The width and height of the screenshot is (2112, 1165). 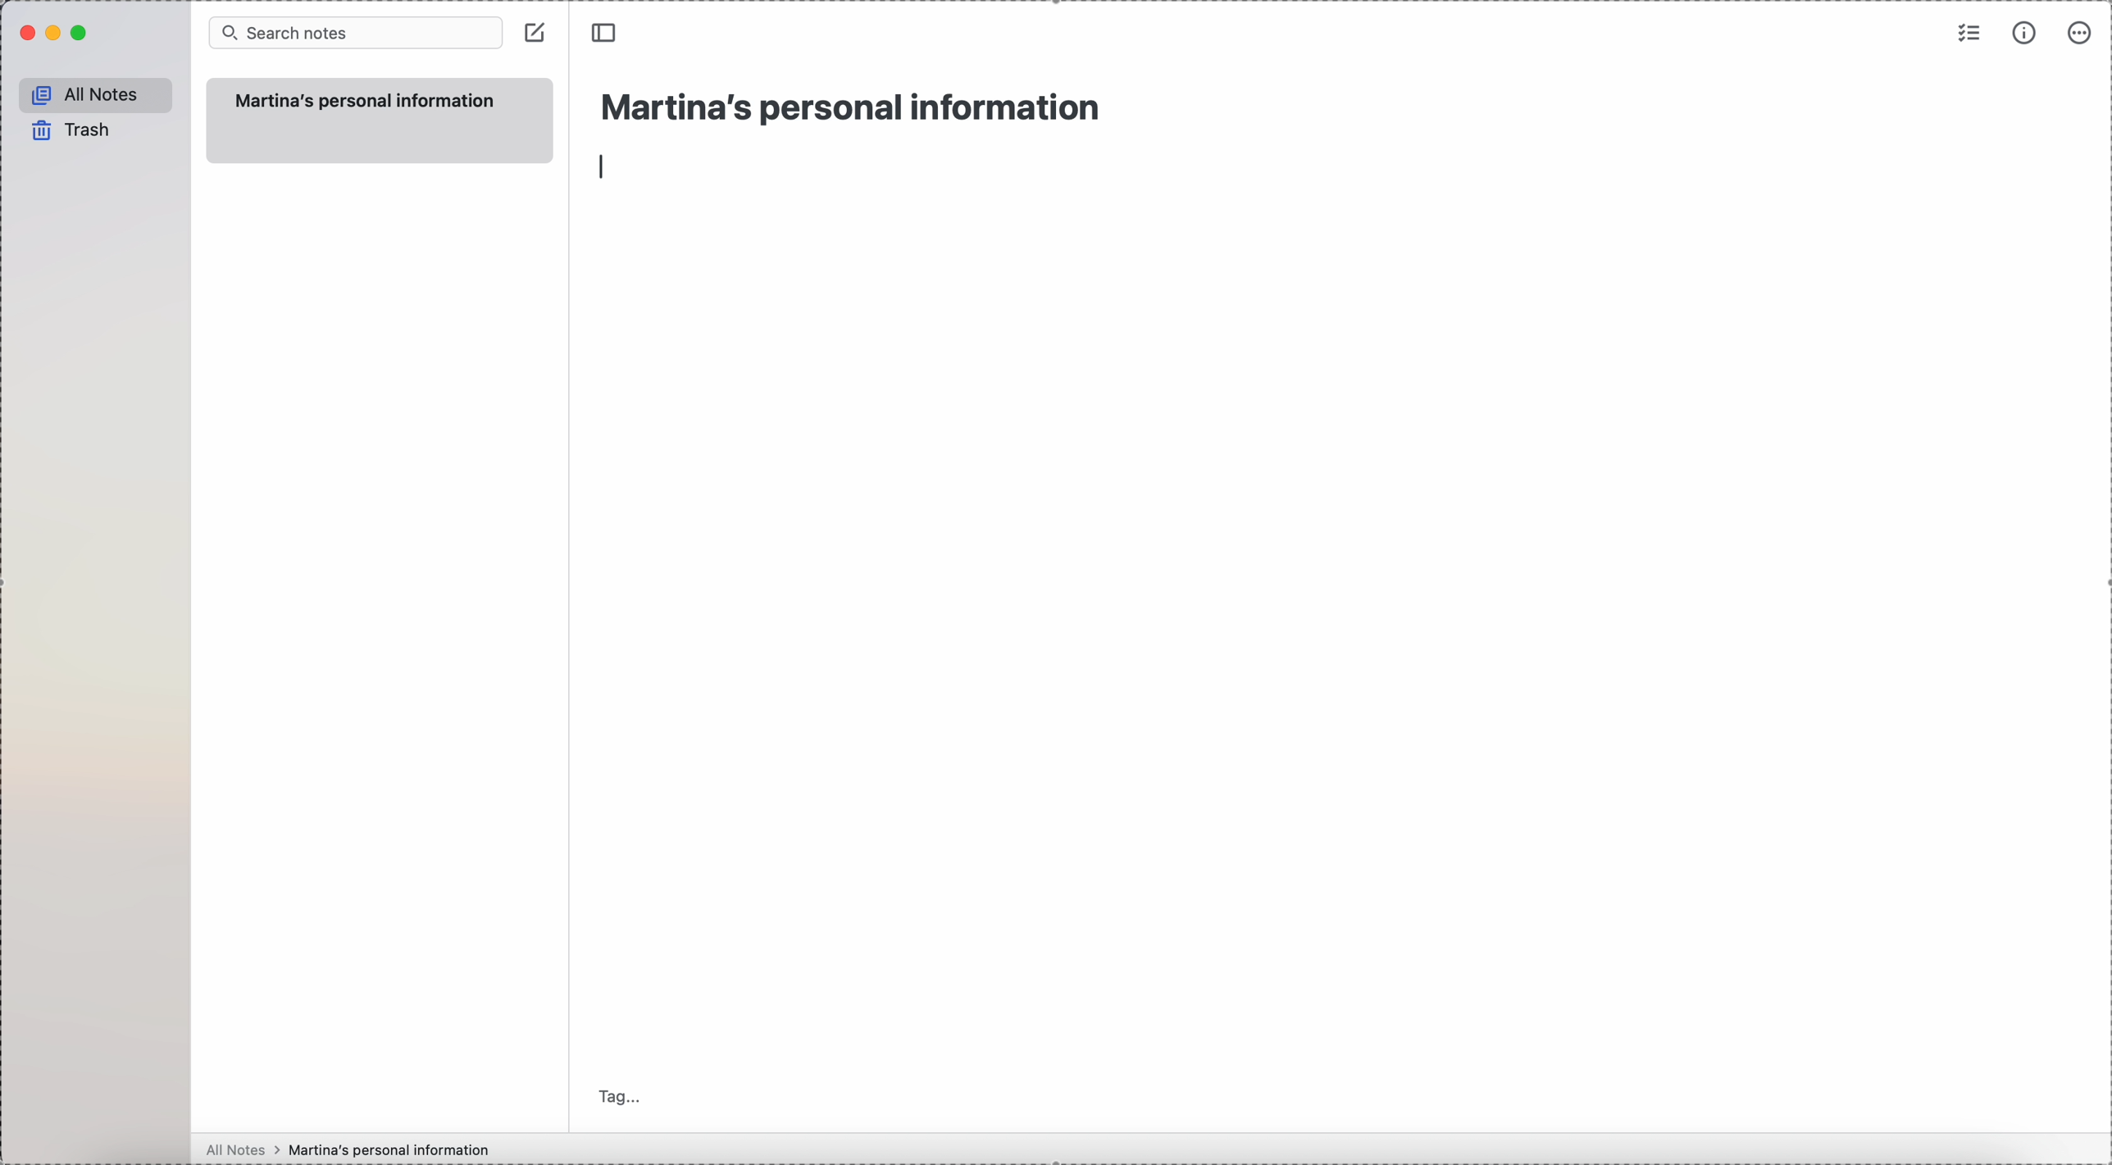 What do you see at coordinates (67, 130) in the screenshot?
I see `trash` at bounding box center [67, 130].